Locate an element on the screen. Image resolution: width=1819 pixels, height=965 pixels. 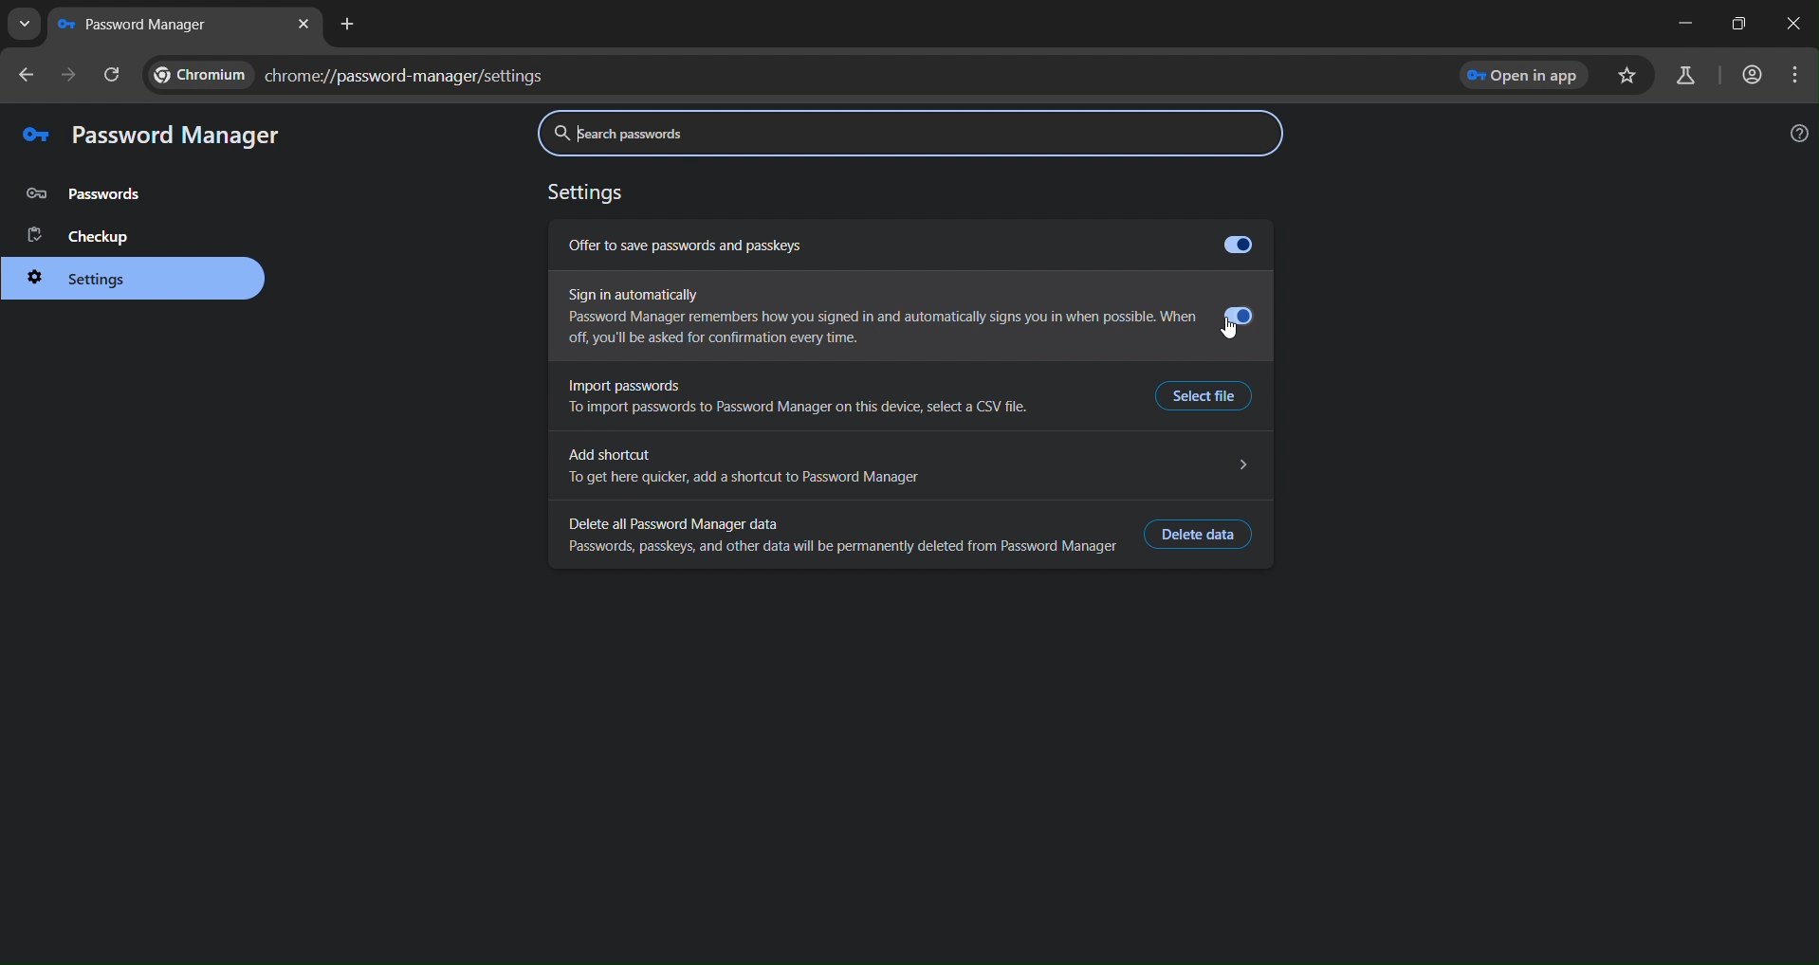
close tab is located at coordinates (305, 24).